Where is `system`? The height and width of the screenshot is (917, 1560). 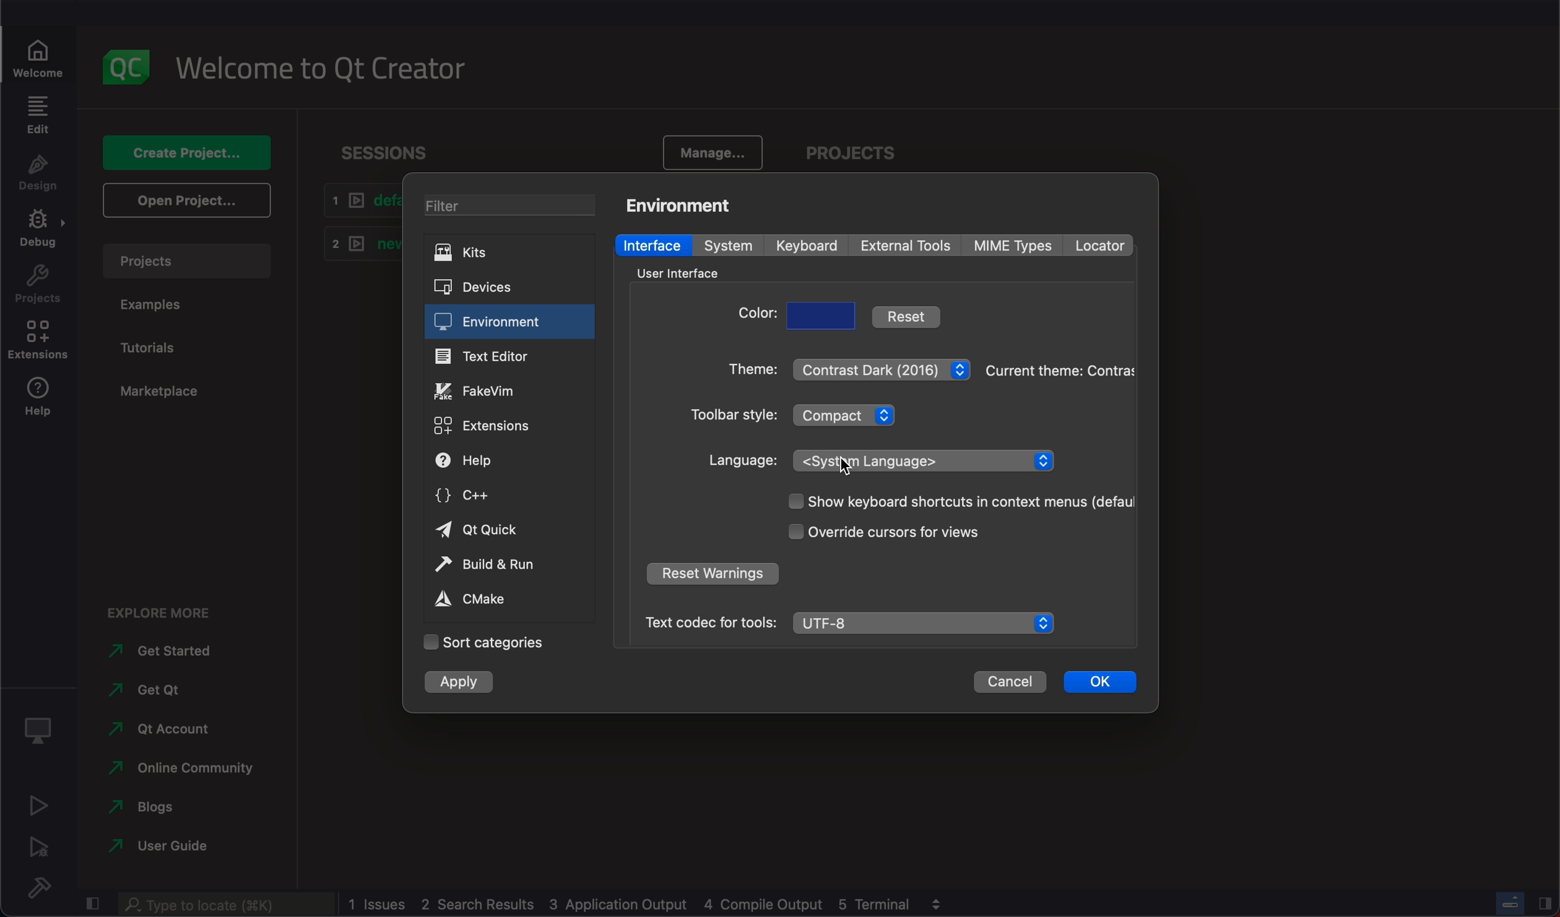 system is located at coordinates (726, 246).